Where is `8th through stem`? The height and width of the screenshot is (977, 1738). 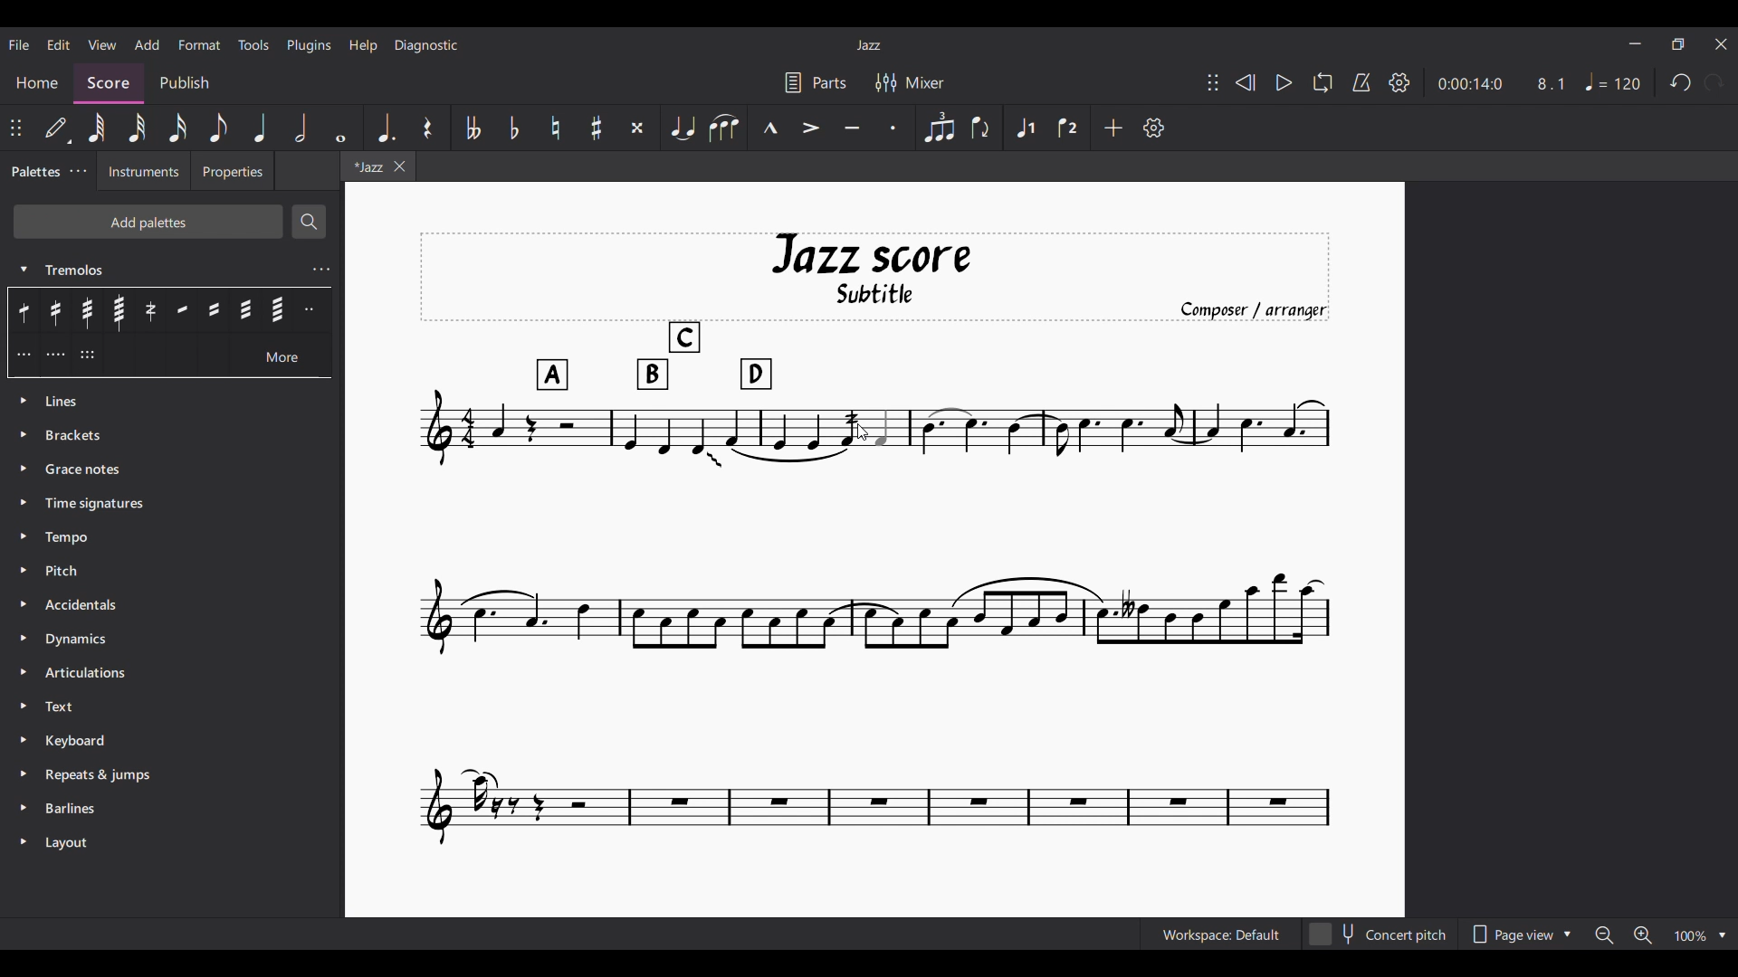
8th through stem is located at coordinates (26, 309).